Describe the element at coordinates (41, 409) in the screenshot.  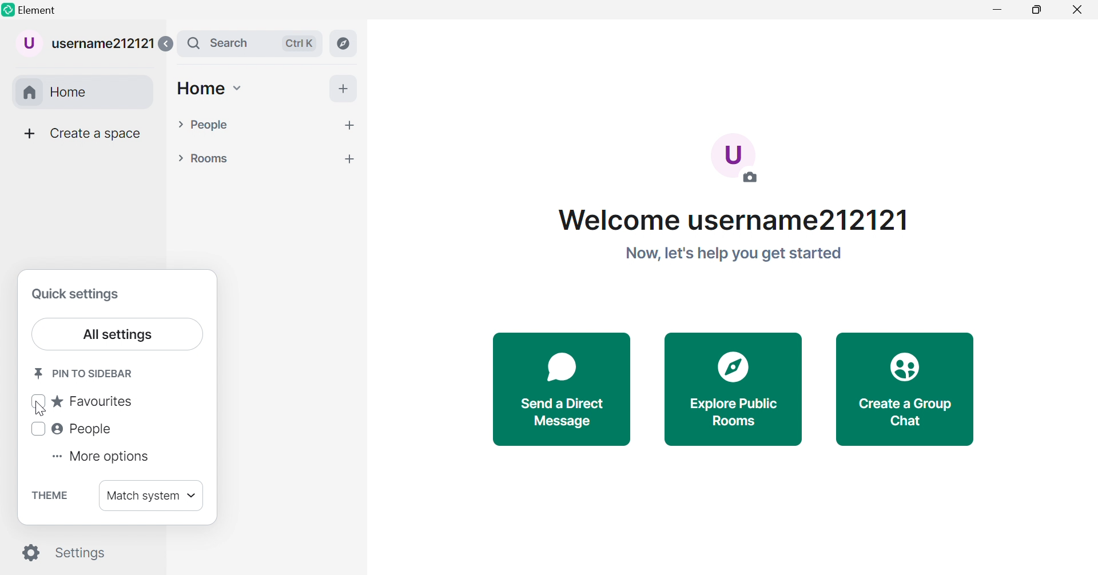
I see `cursor` at that location.